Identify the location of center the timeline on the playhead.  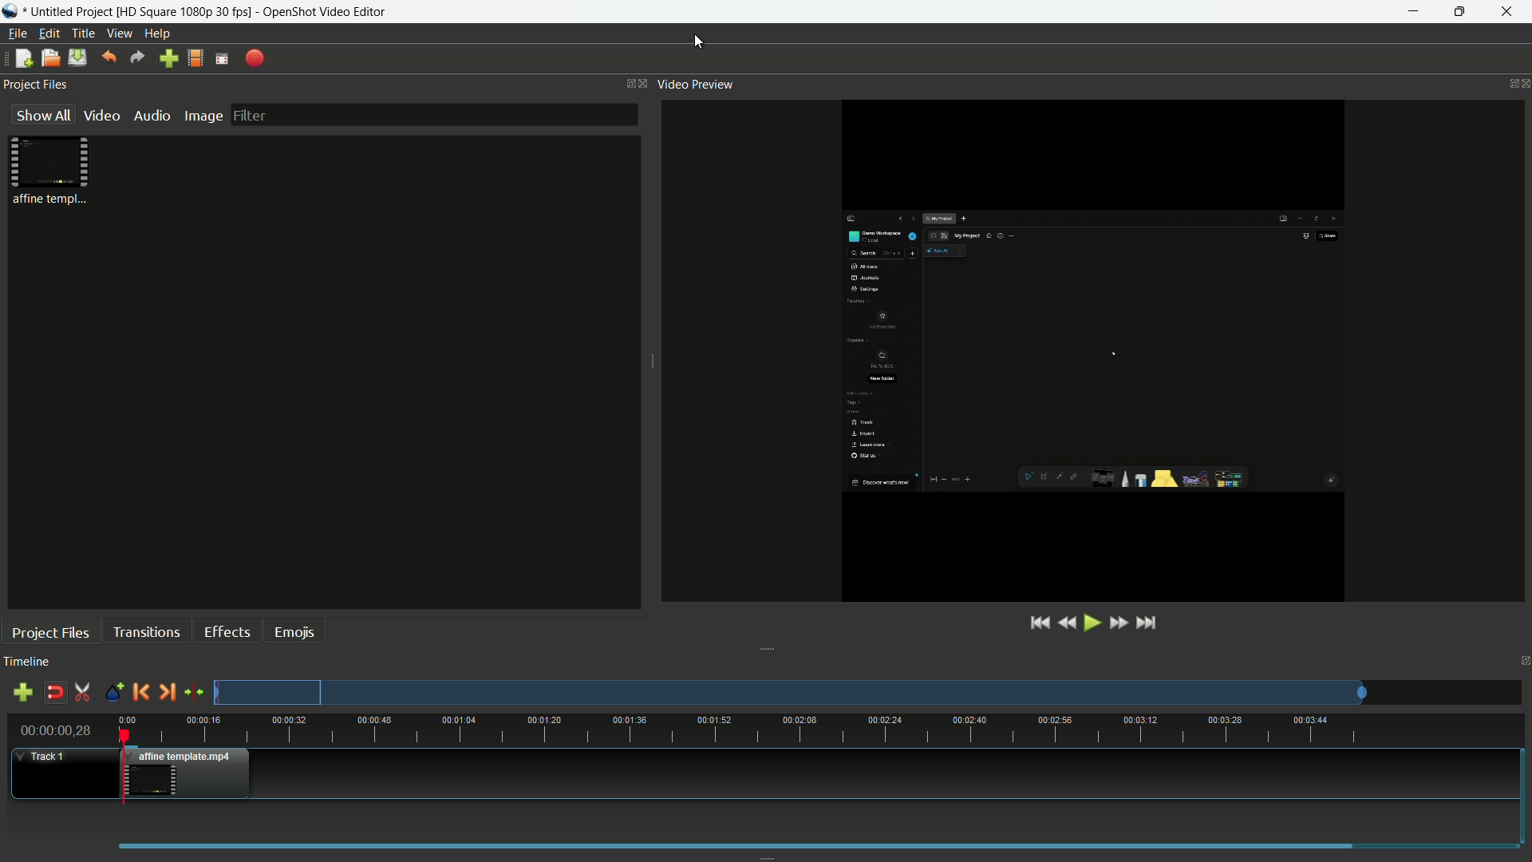
(194, 691).